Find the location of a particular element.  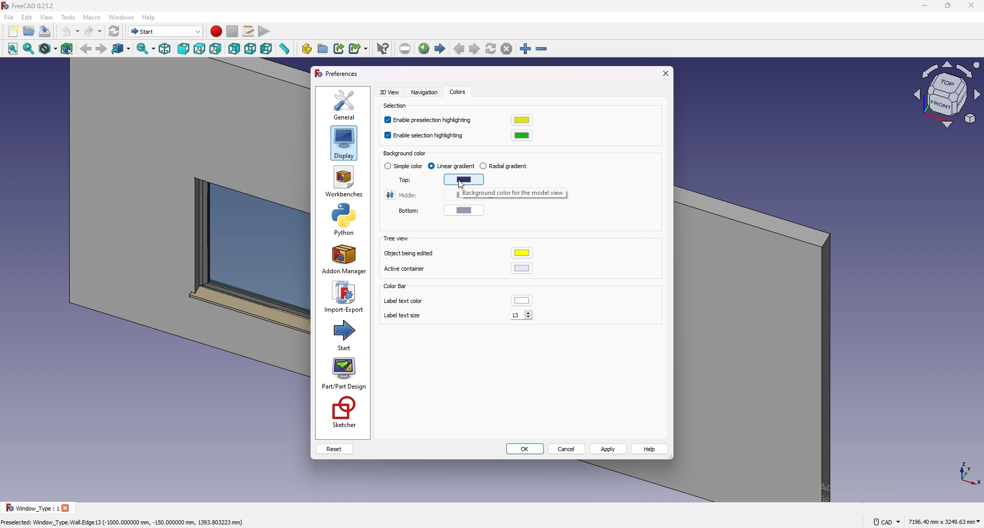

top is located at coordinates (199, 49).